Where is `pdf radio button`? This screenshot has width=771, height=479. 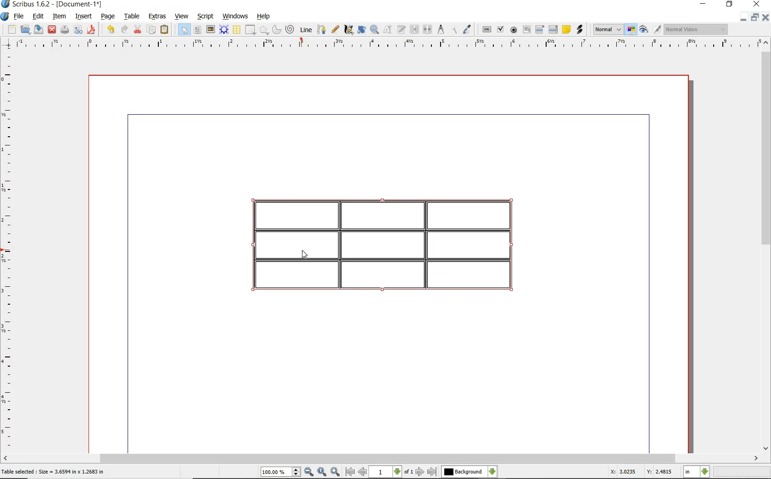 pdf radio button is located at coordinates (514, 30).